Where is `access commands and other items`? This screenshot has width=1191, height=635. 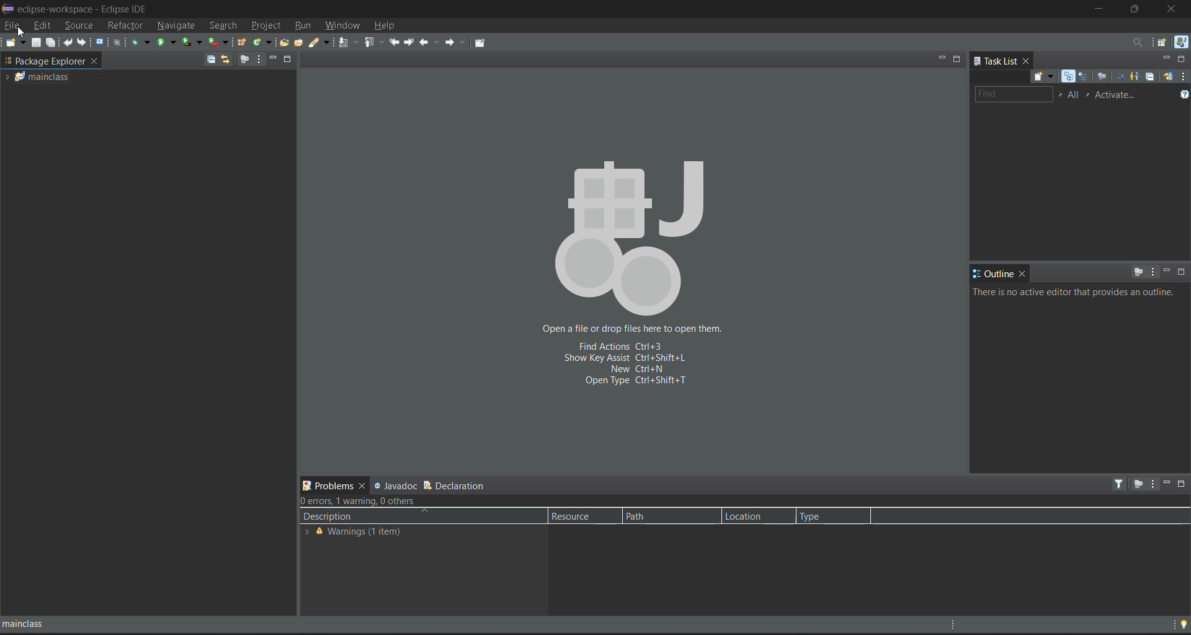
access commands and other items is located at coordinates (1134, 41).